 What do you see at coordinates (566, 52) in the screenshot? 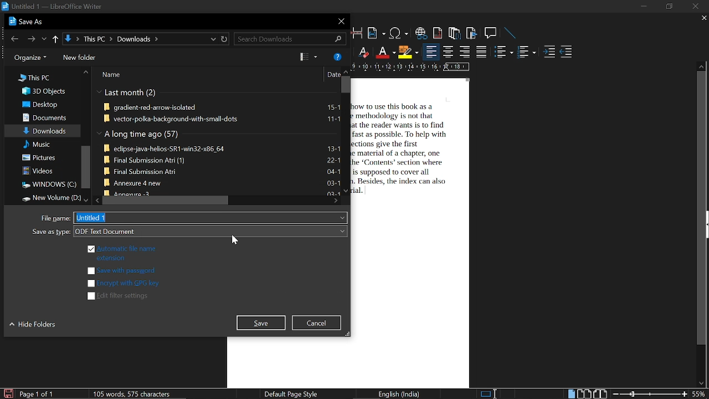
I see `decrease indent` at bounding box center [566, 52].